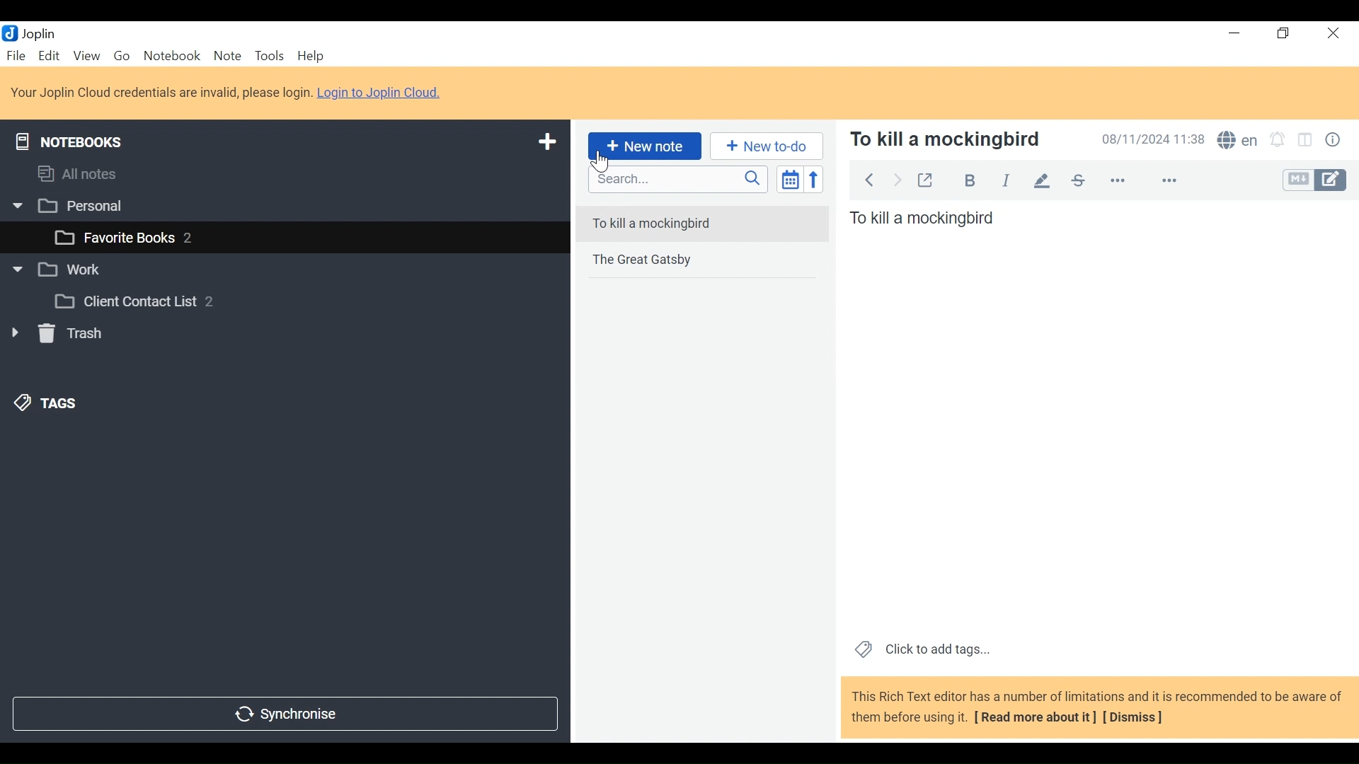 The image size is (1359, 764). What do you see at coordinates (1334, 141) in the screenshot?
I see `Note properties` at bounding box center [1334, 141].